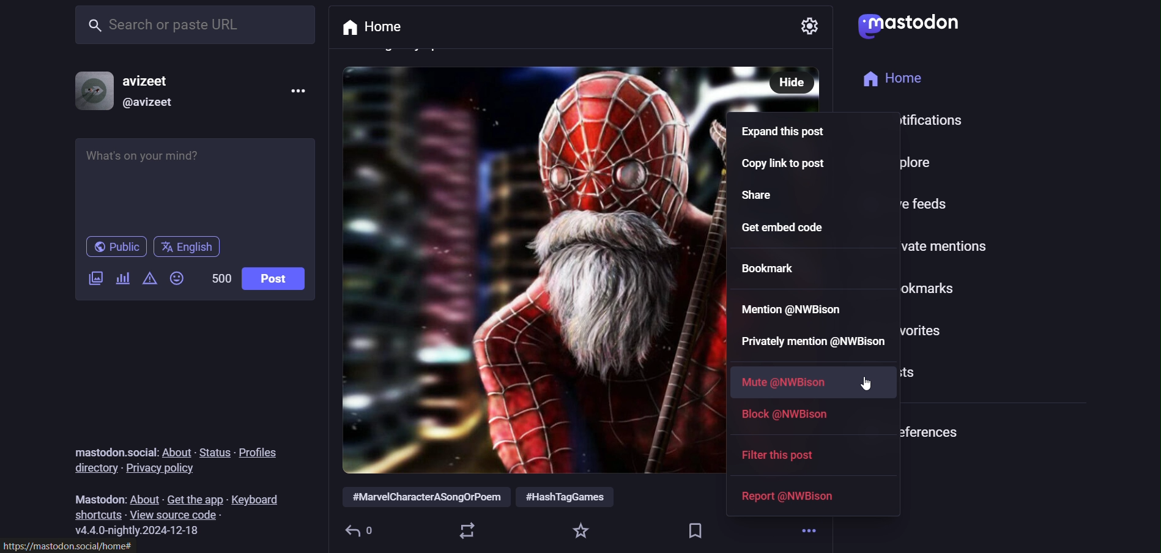  Describe the element at coordinates (272, 279) in the screenshot. I see `post` at that location.